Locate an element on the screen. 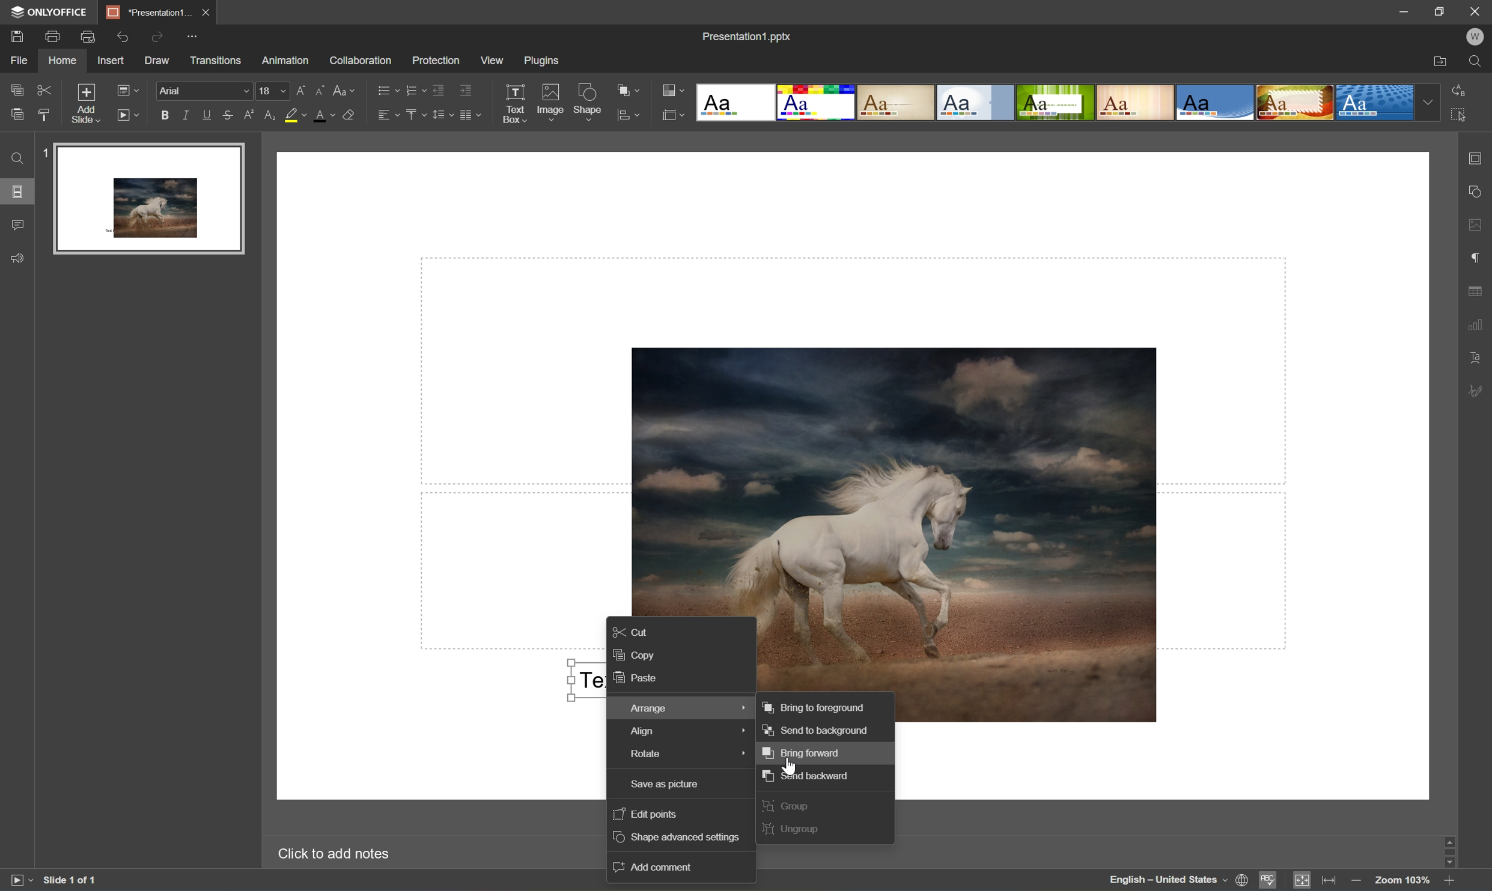 This screenshot has width=1492, height=891. Vertical align is located at coordinates (415, 114).